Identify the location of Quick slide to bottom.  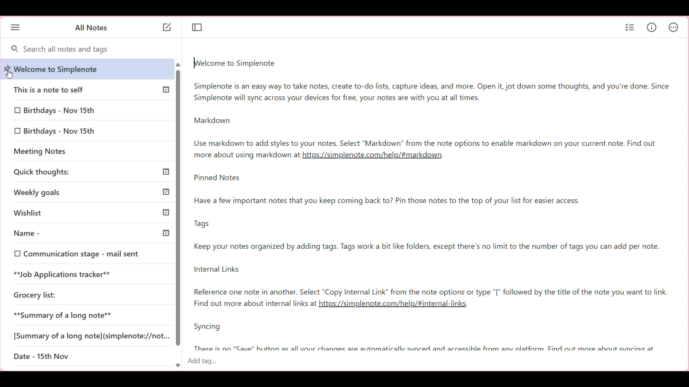
(177, 365).